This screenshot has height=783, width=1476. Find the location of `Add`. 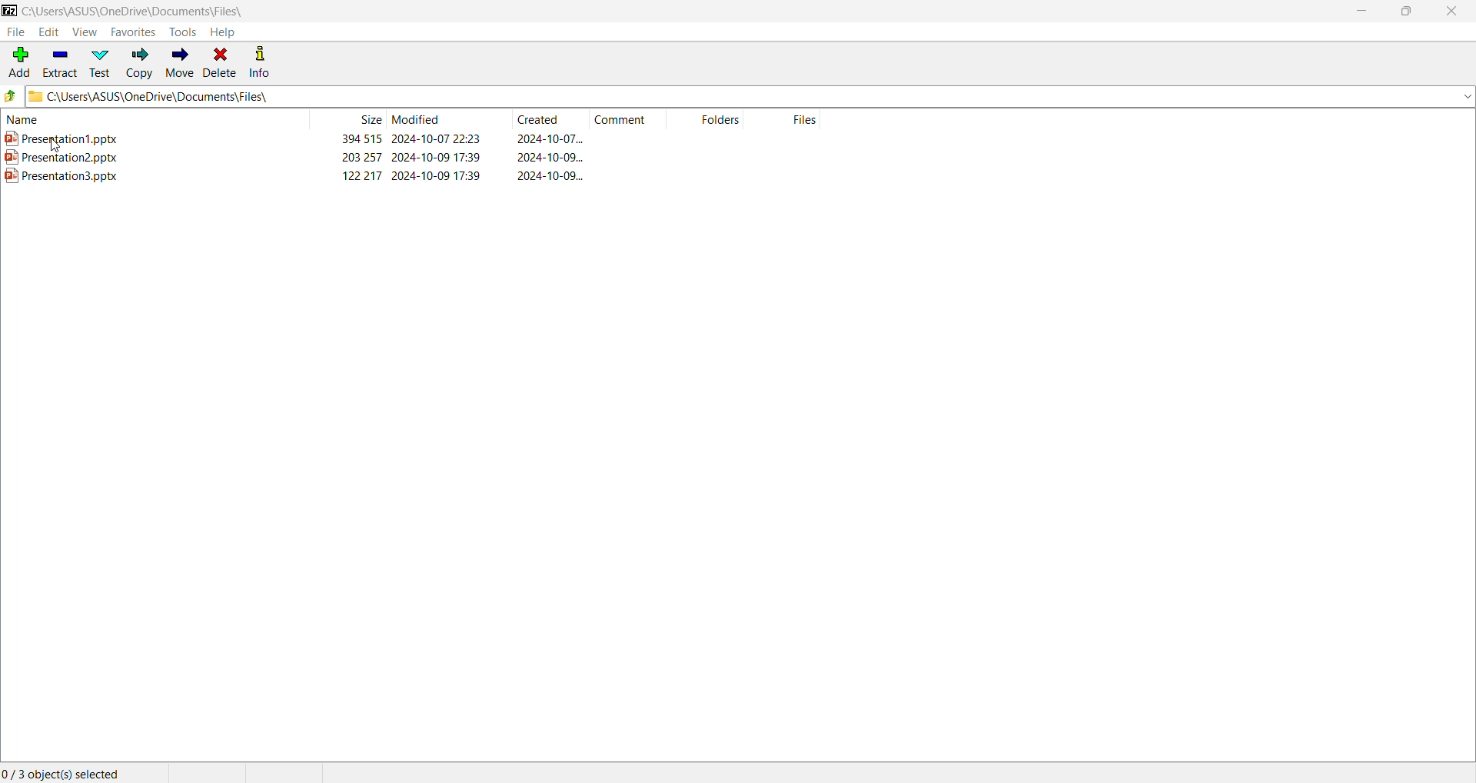

Add is located at coordinates (18, 58).